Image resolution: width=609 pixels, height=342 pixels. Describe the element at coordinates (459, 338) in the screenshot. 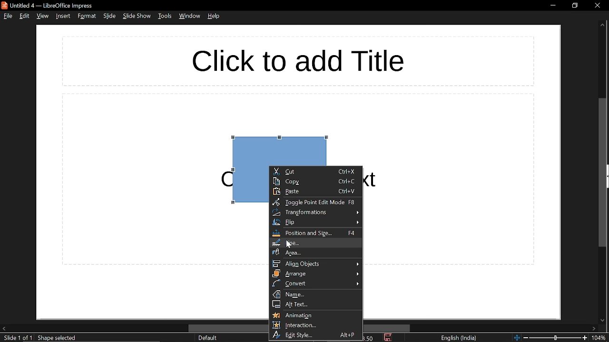

I see `language` at that location.